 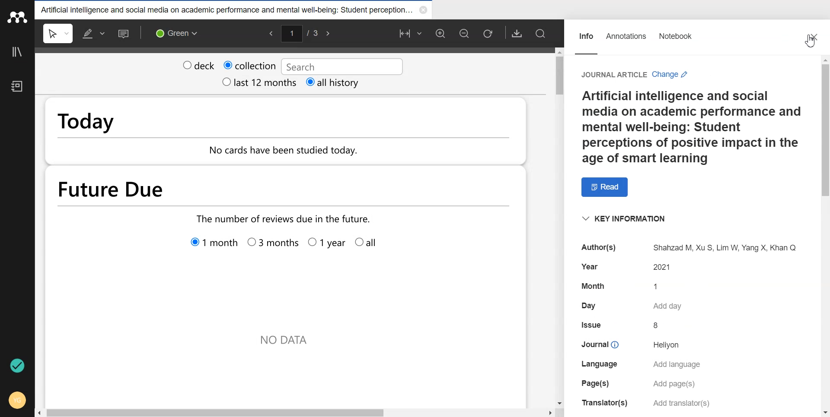 What do you see at coordinates (677, 33) in the screenshot?
I see `Notebook` at bounding box center [677, 33].